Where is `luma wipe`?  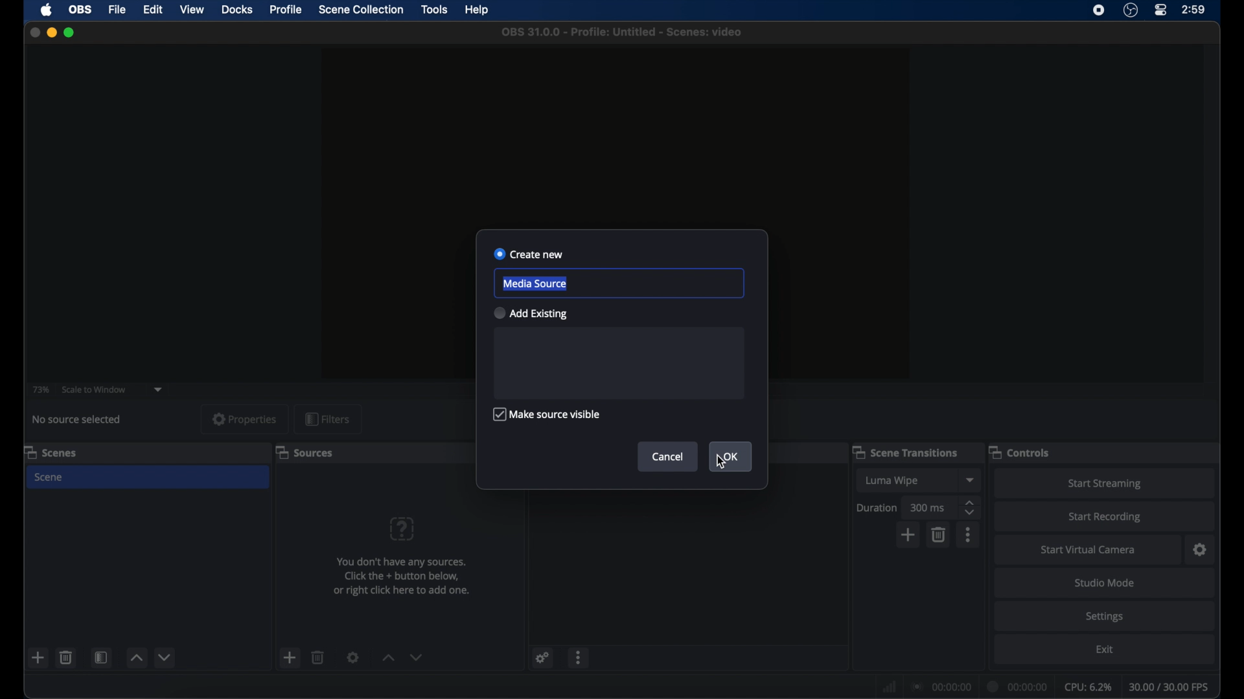 luma wipe is located at coordinates (893, 480).